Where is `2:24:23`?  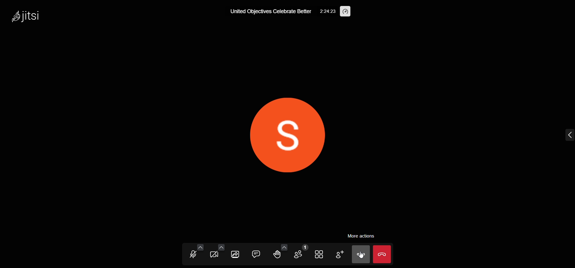
2:24:23 is located at coordinates (328, 11).